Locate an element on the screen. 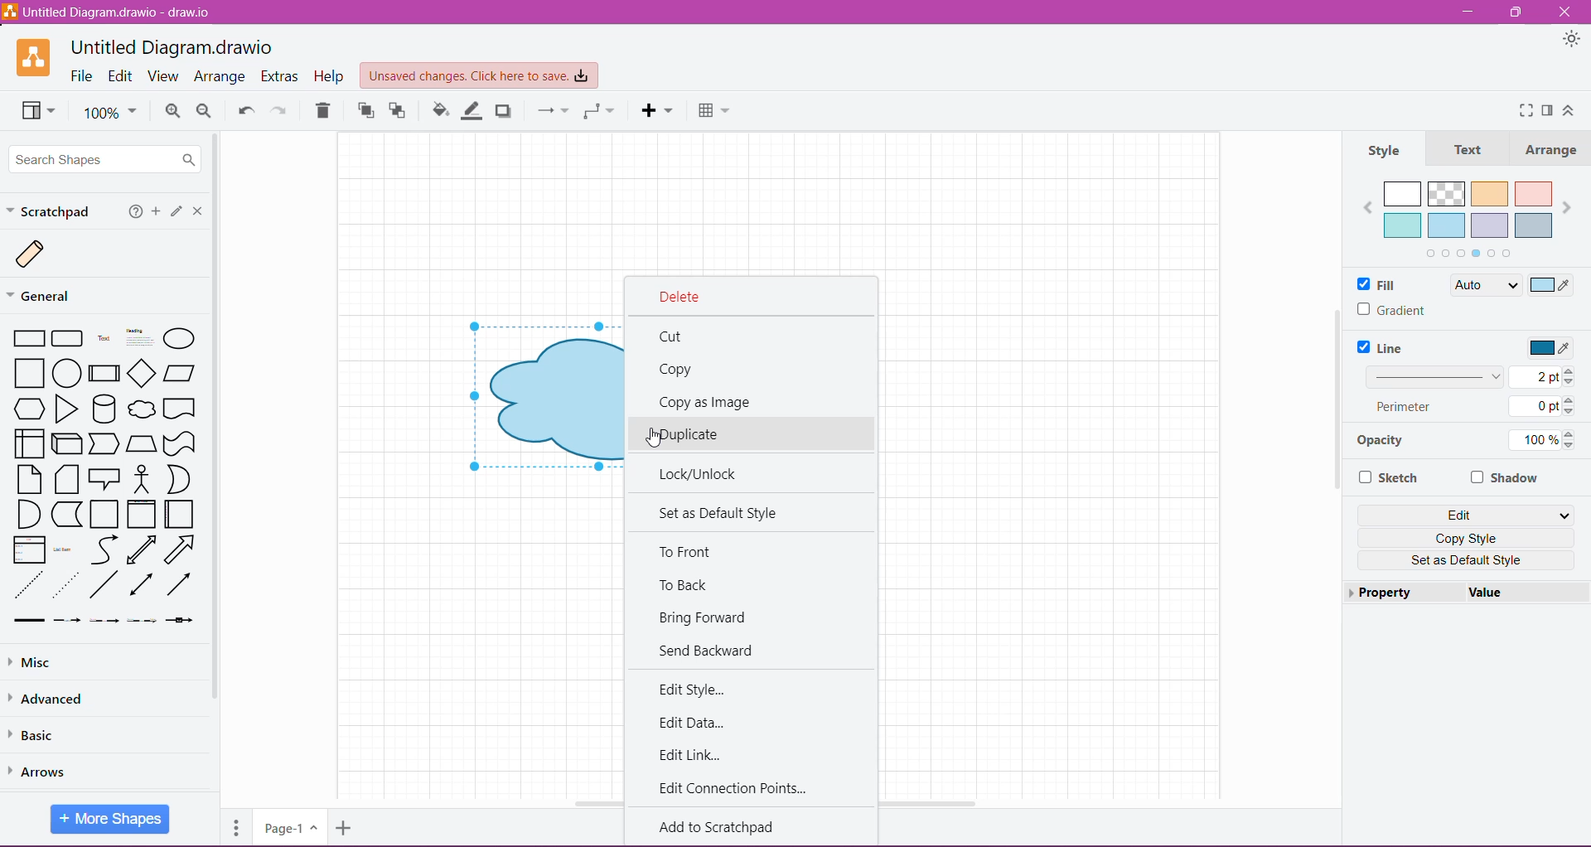  Application Logo is located at coordinates (35, 57).